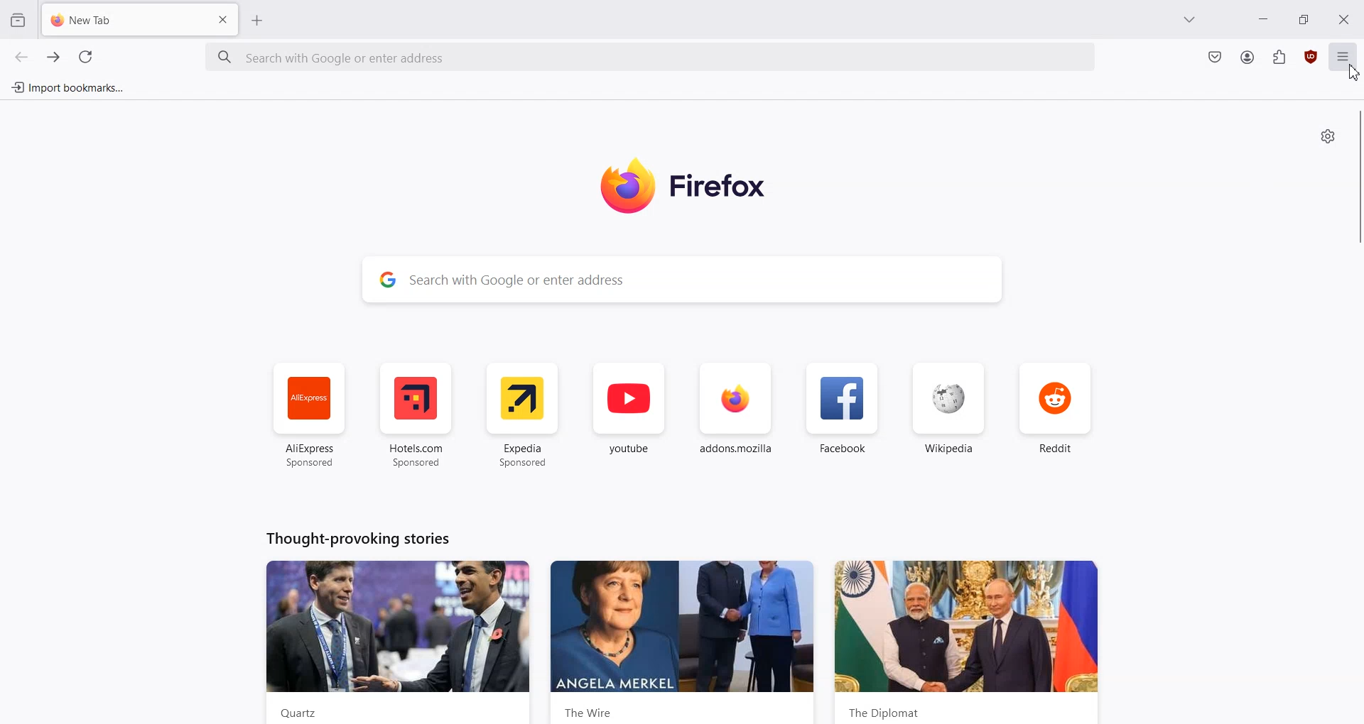  Describe the element at coordinates (1189, 18) in the screenshot. I see `List all tab` at that location.